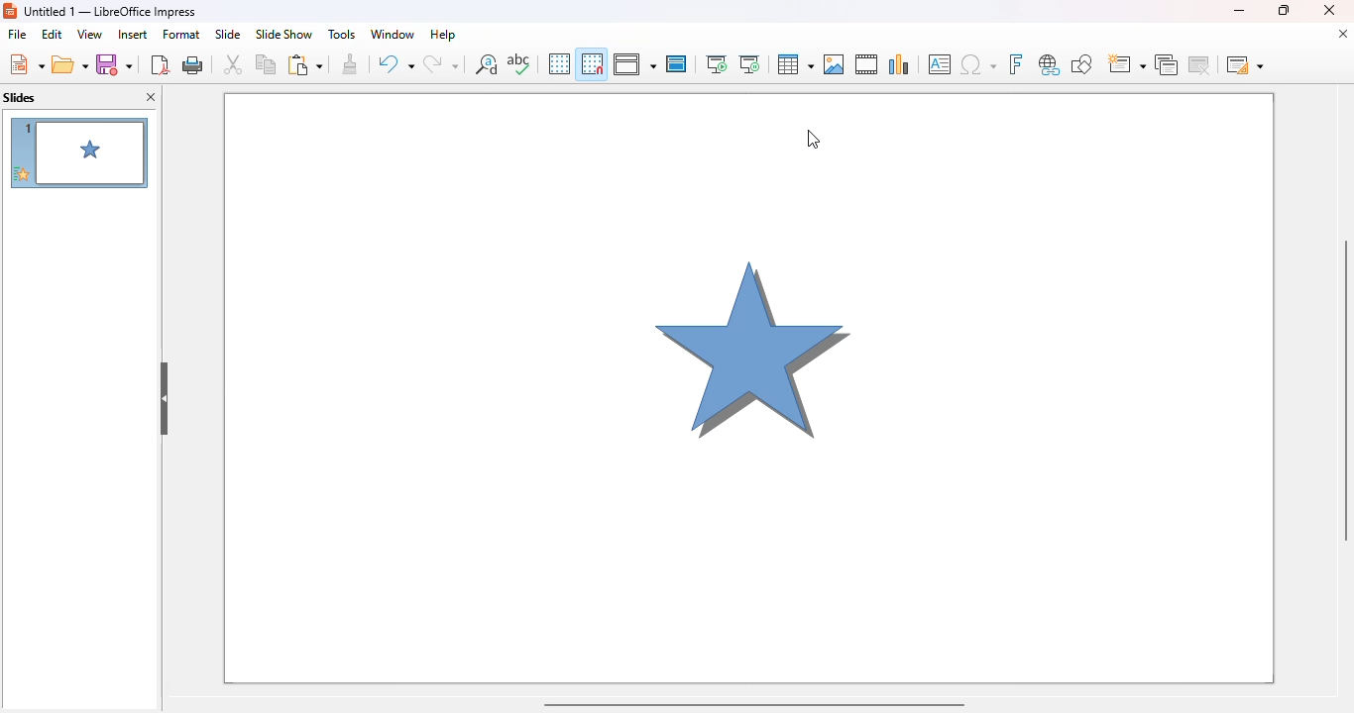  I want to click on tools, so click(342, 35).